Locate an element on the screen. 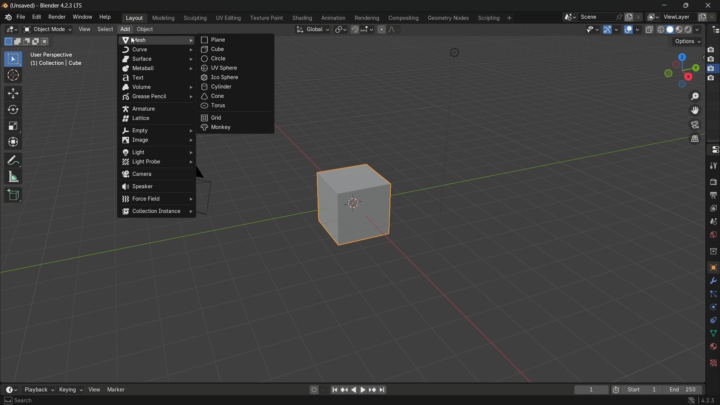 The height and width of the screenshot is (405, 720). maximize or restore is located at coordinates (686, 6).